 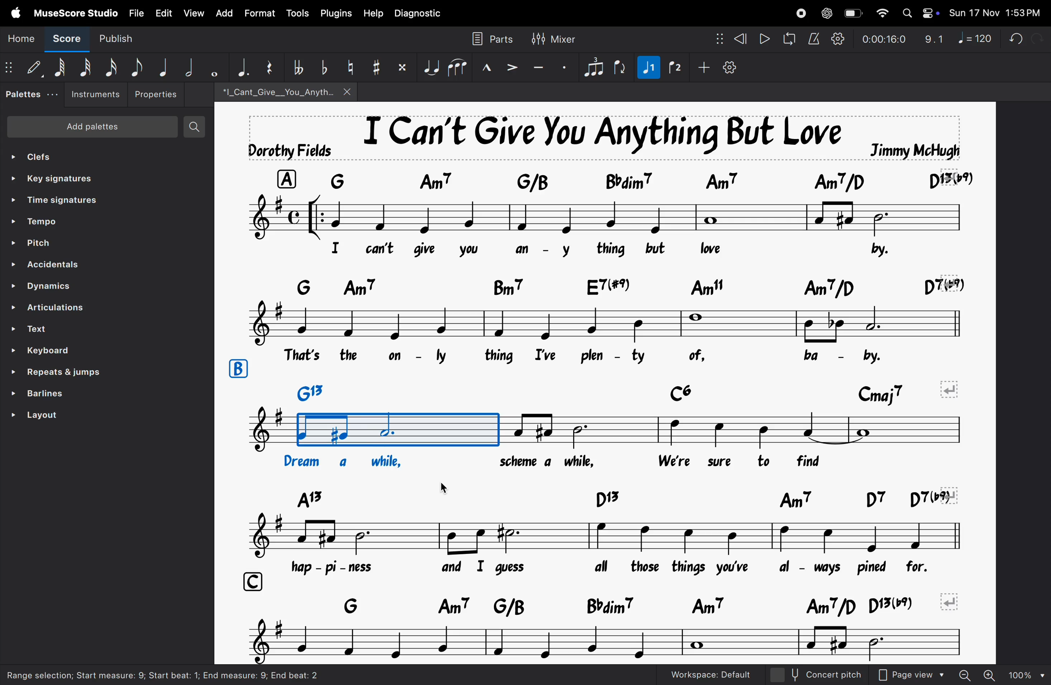 What do you see at coordinates (618, 180) in the screenshot?
I see `keyboard asiggned notes` at bounding box center [618, 180].